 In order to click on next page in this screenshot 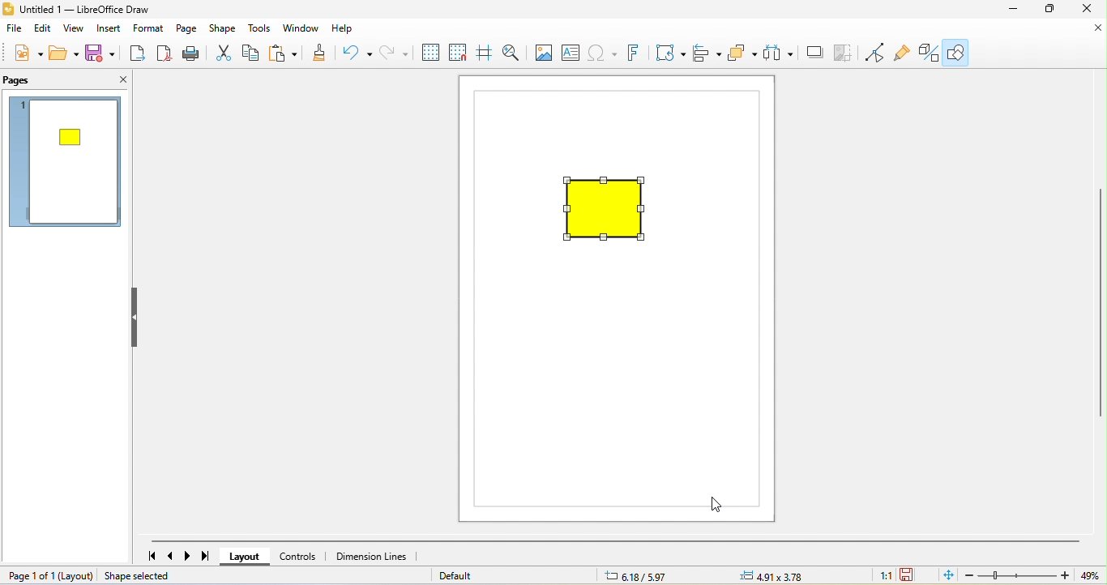, I will do `click(190, 556)`.